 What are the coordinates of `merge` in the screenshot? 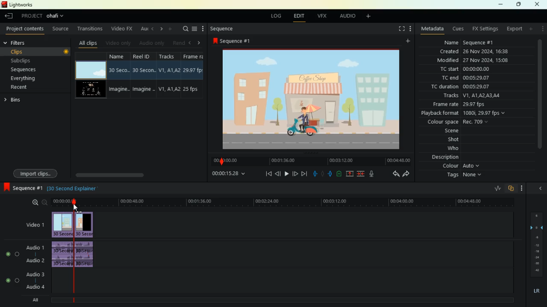 It's located at (362, 174).